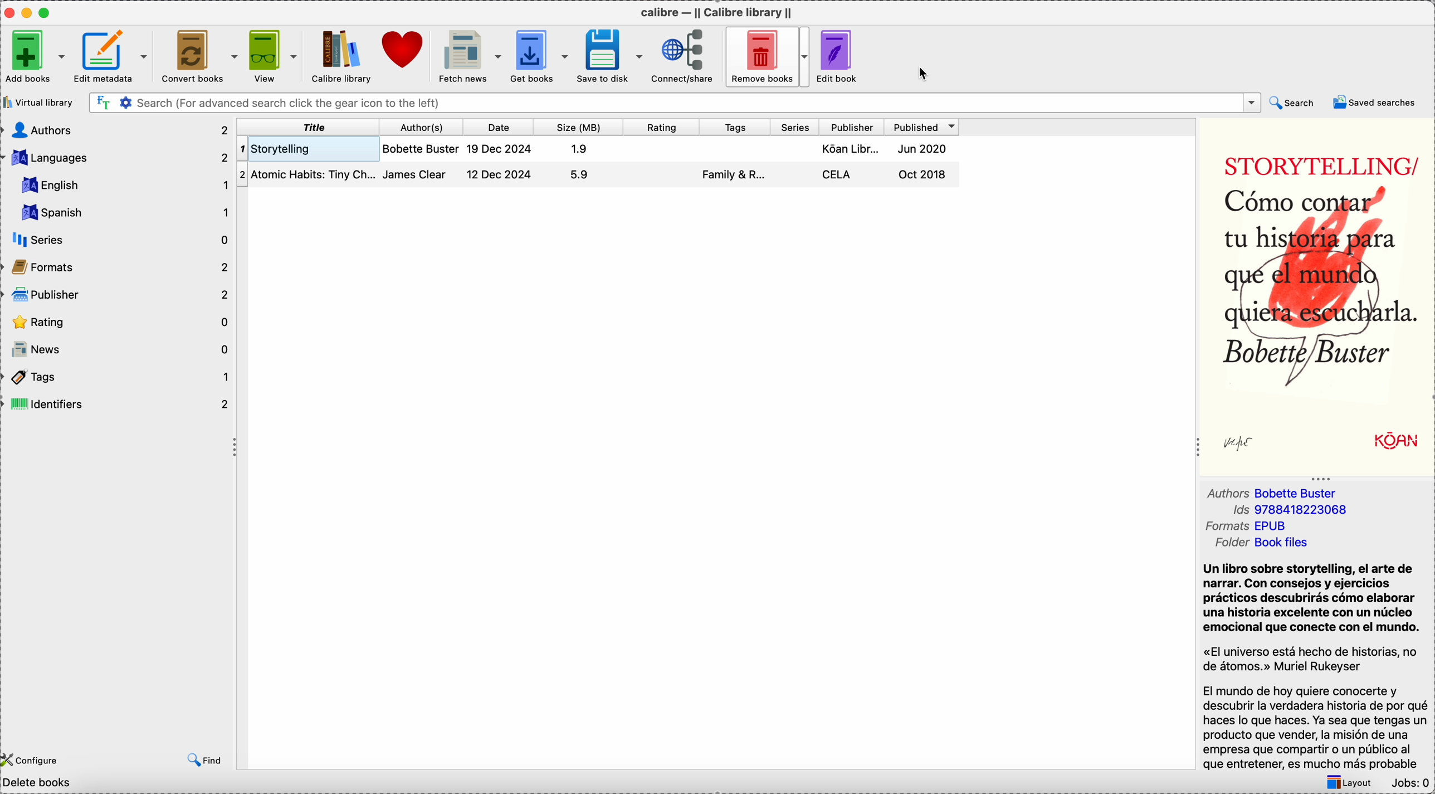 The width and height of the screenshot is (1435, 794). I want to click on author(s), so click(423, 128).